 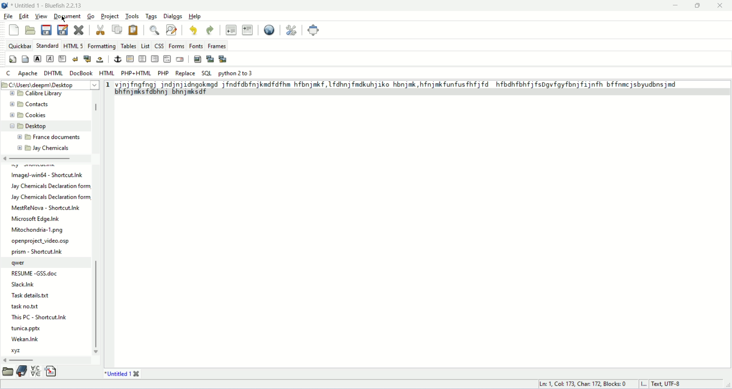 What do you see at coordinates (97, 306) in the screenshot?
I see `vertical scroll bar` at bounding box center [97, 306].